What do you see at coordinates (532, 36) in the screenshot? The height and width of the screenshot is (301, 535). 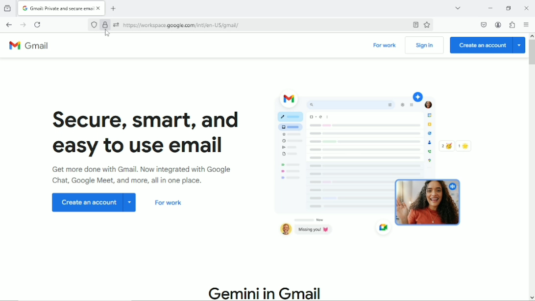 I see `move up` at bounding box center [532, 36].